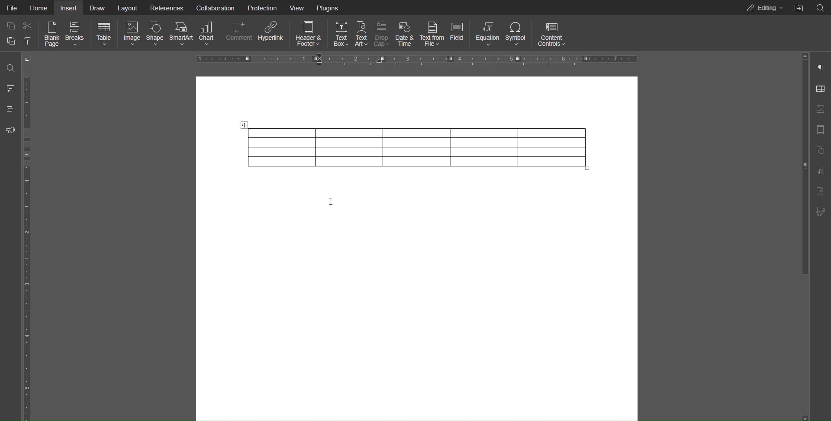 The image size is (831, 421). What do you see at coordinates (821, 151) in the screenshot?
I see `Shape Settings` at bounding box center [821, 151].